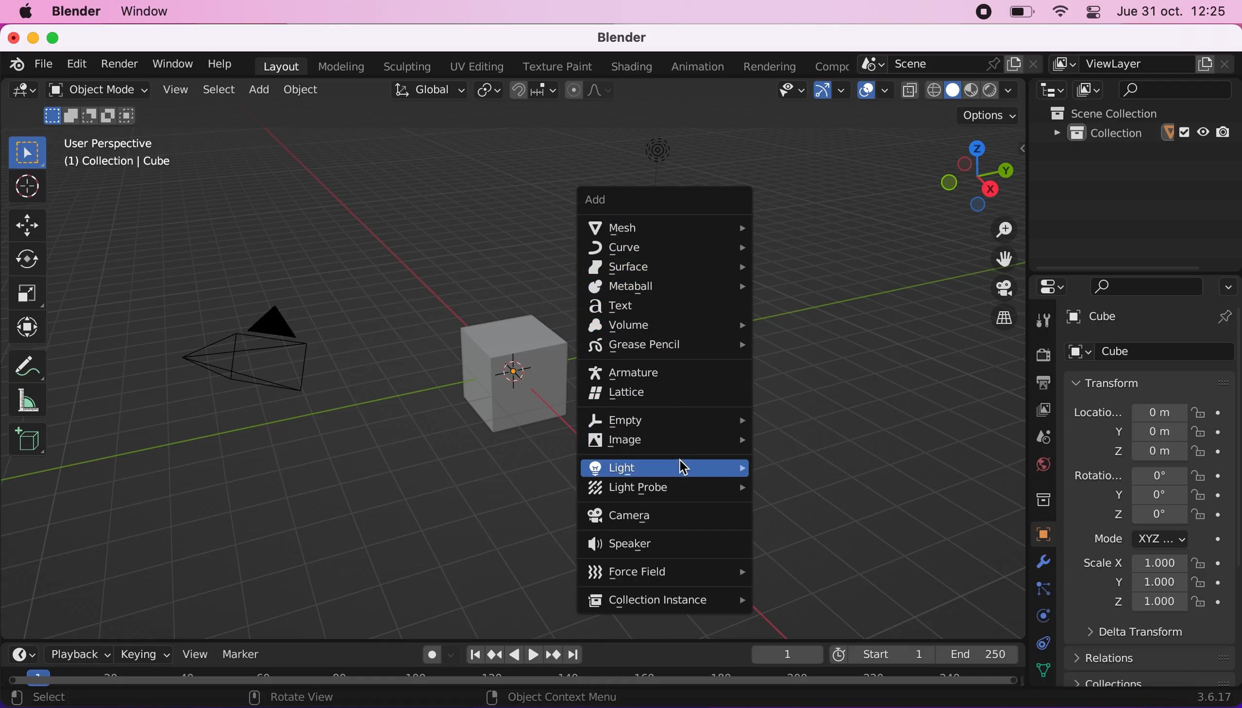 The height and width of the screenshot is (708, 1242). I want to click on move the view, so click(996, 259).